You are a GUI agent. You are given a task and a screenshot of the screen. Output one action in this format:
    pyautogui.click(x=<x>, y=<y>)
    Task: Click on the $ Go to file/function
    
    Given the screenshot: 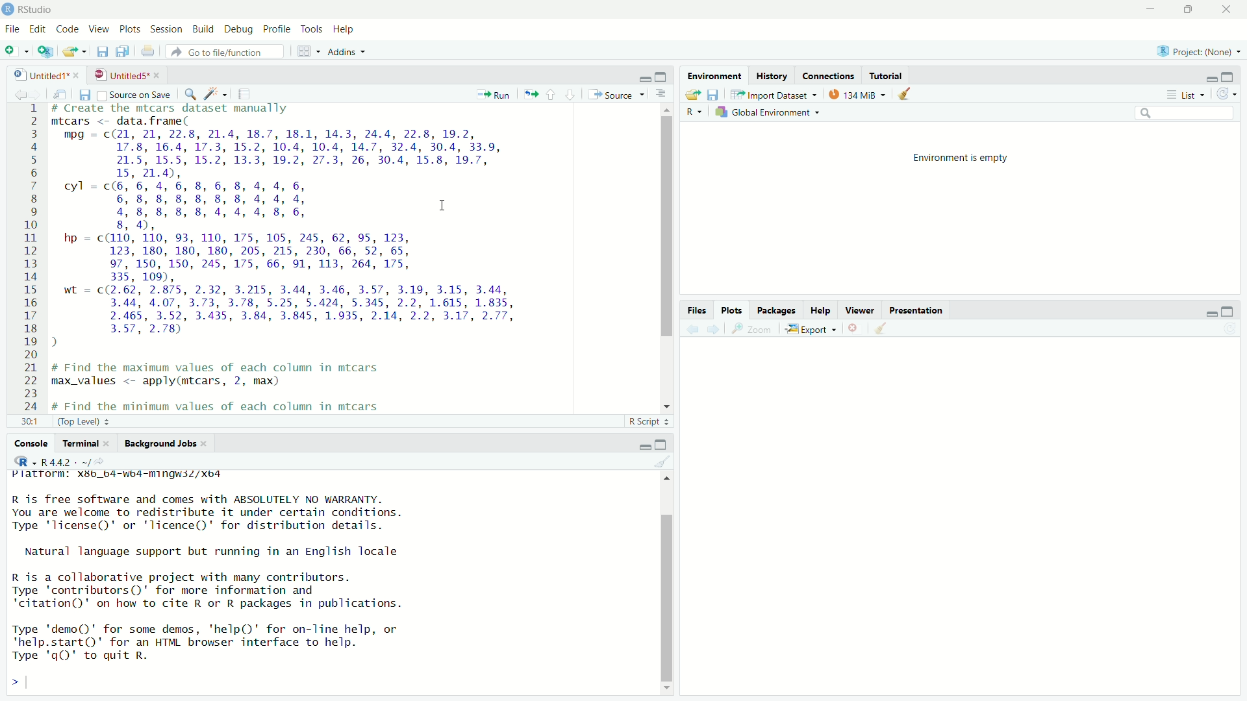 What is the action you would take?
    pyautogui.click(x=220, y=52)
    